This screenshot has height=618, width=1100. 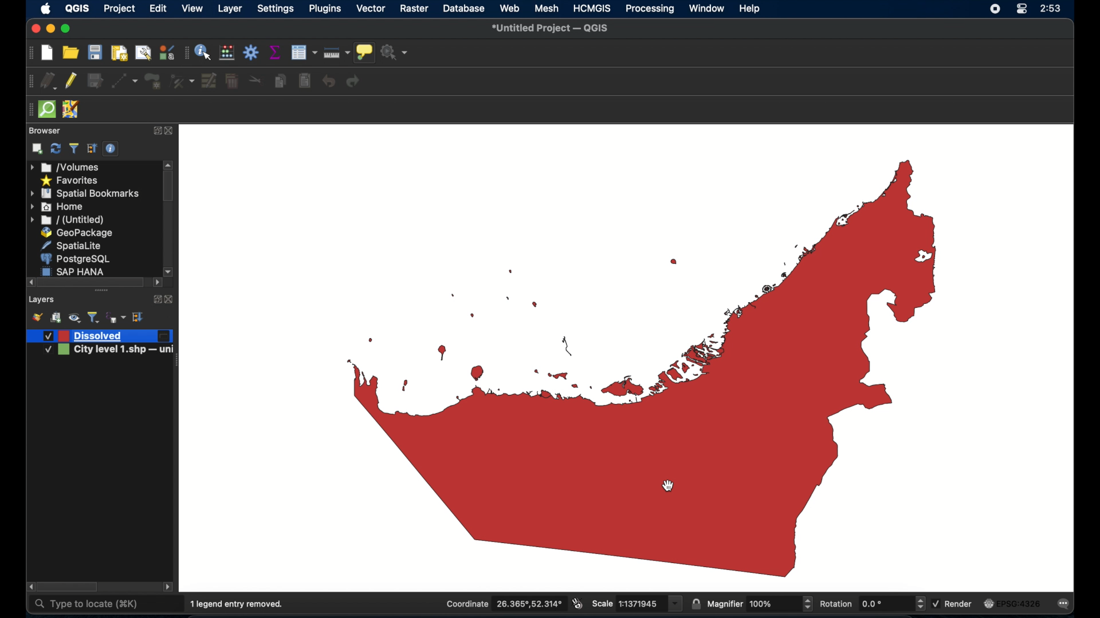 What do you see at coordinates (73, 245) in the screenshot?
I see `spatial lite` at bounding box center [73, 245].